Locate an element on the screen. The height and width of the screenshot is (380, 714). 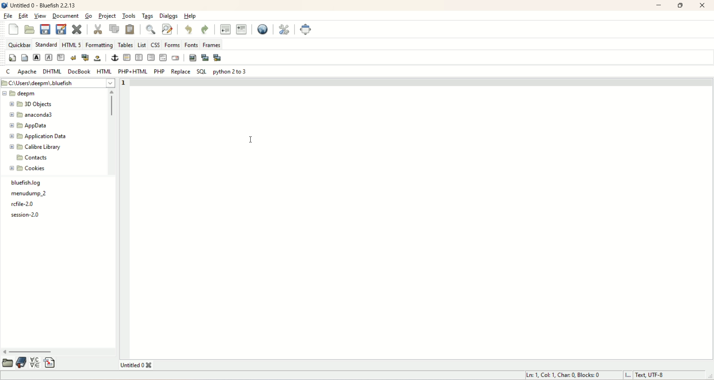
insert image is located at coordinates (192, 58).